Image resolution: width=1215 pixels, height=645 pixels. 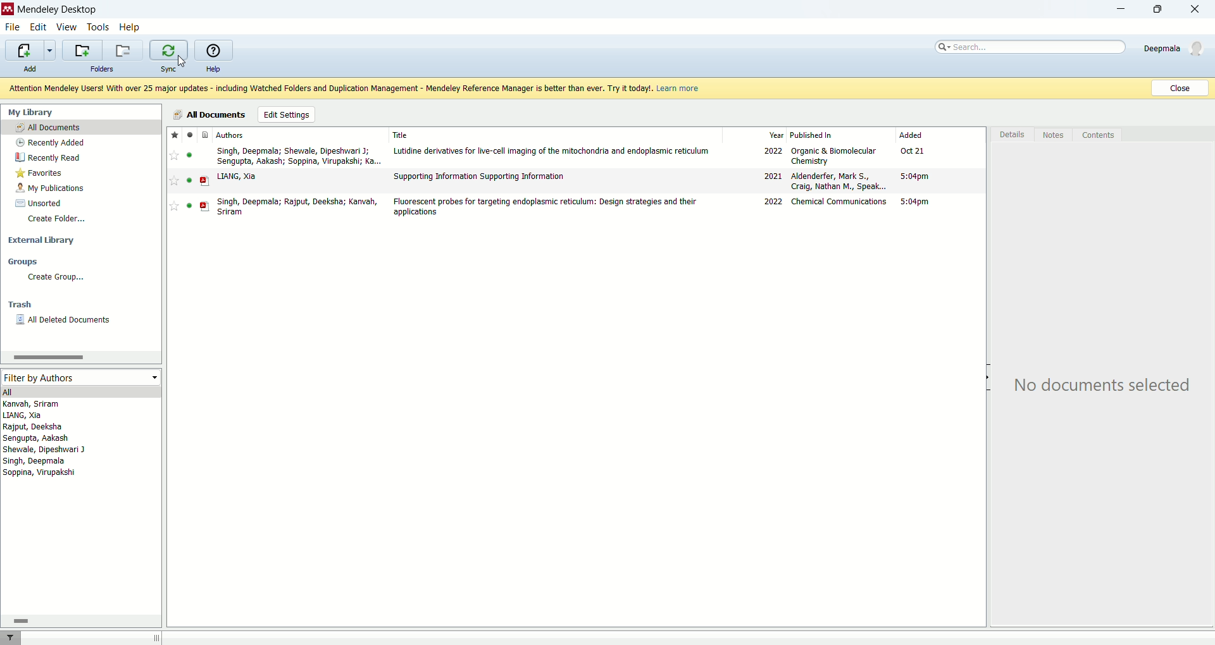 I want to click on my publications, so click(x=51, y=188).